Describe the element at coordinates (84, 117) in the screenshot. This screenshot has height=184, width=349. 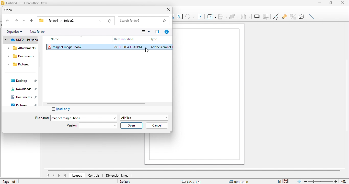
I see `File Name` at that location.